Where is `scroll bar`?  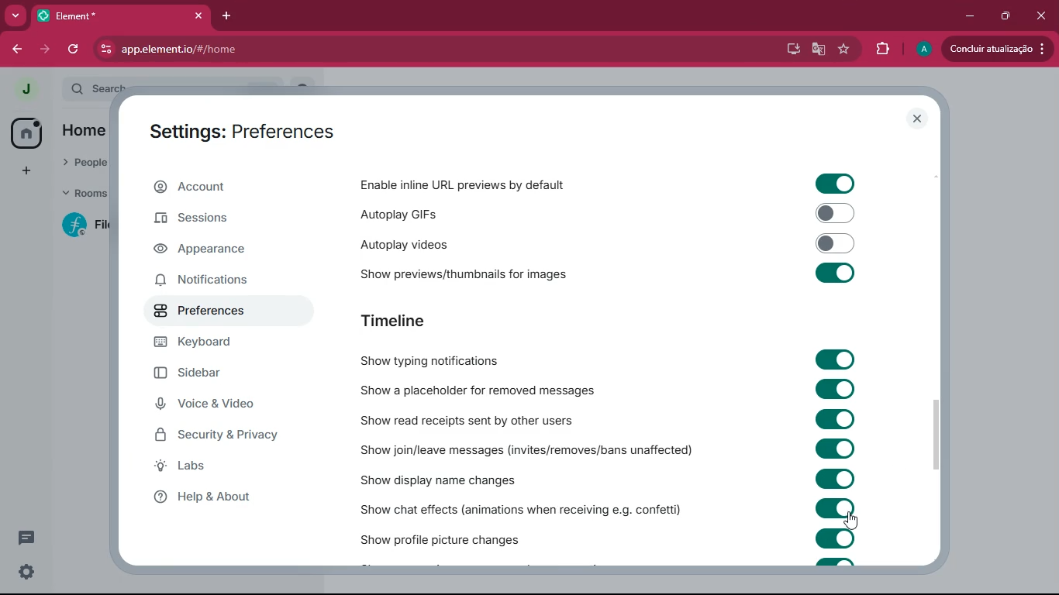
scroll bar is located at coordinates (937, 431).